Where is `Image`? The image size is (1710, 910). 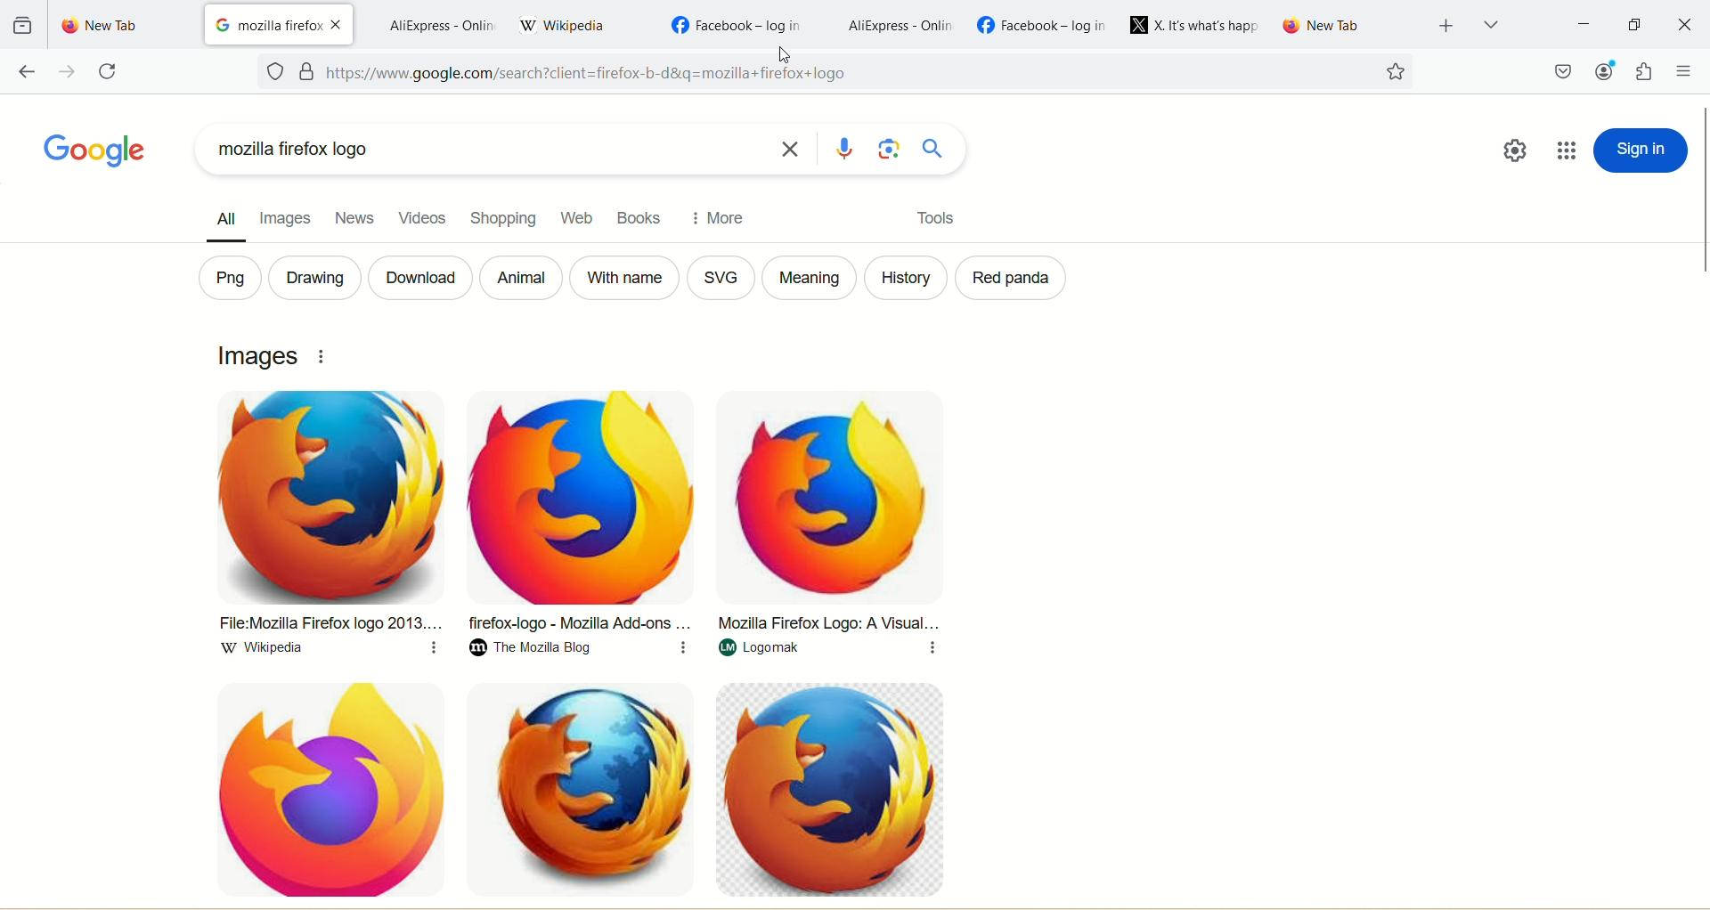 Image is located at coordinates (590, 790).